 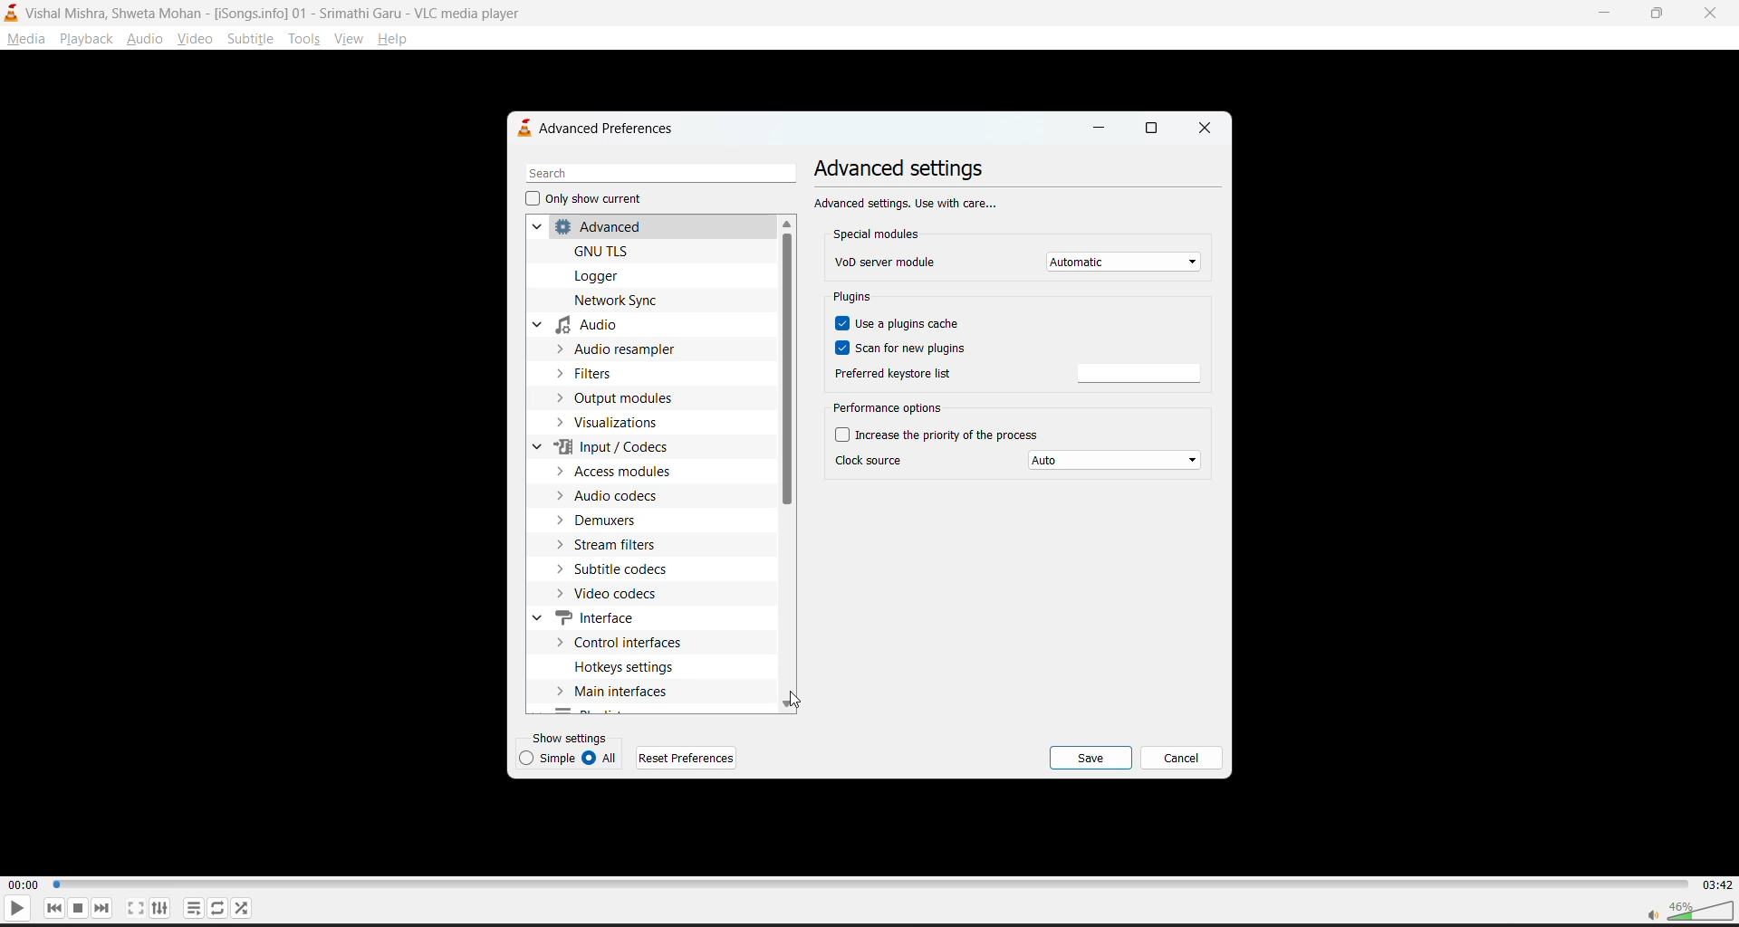 I want to click on performance options, so click(x=889, y=408).